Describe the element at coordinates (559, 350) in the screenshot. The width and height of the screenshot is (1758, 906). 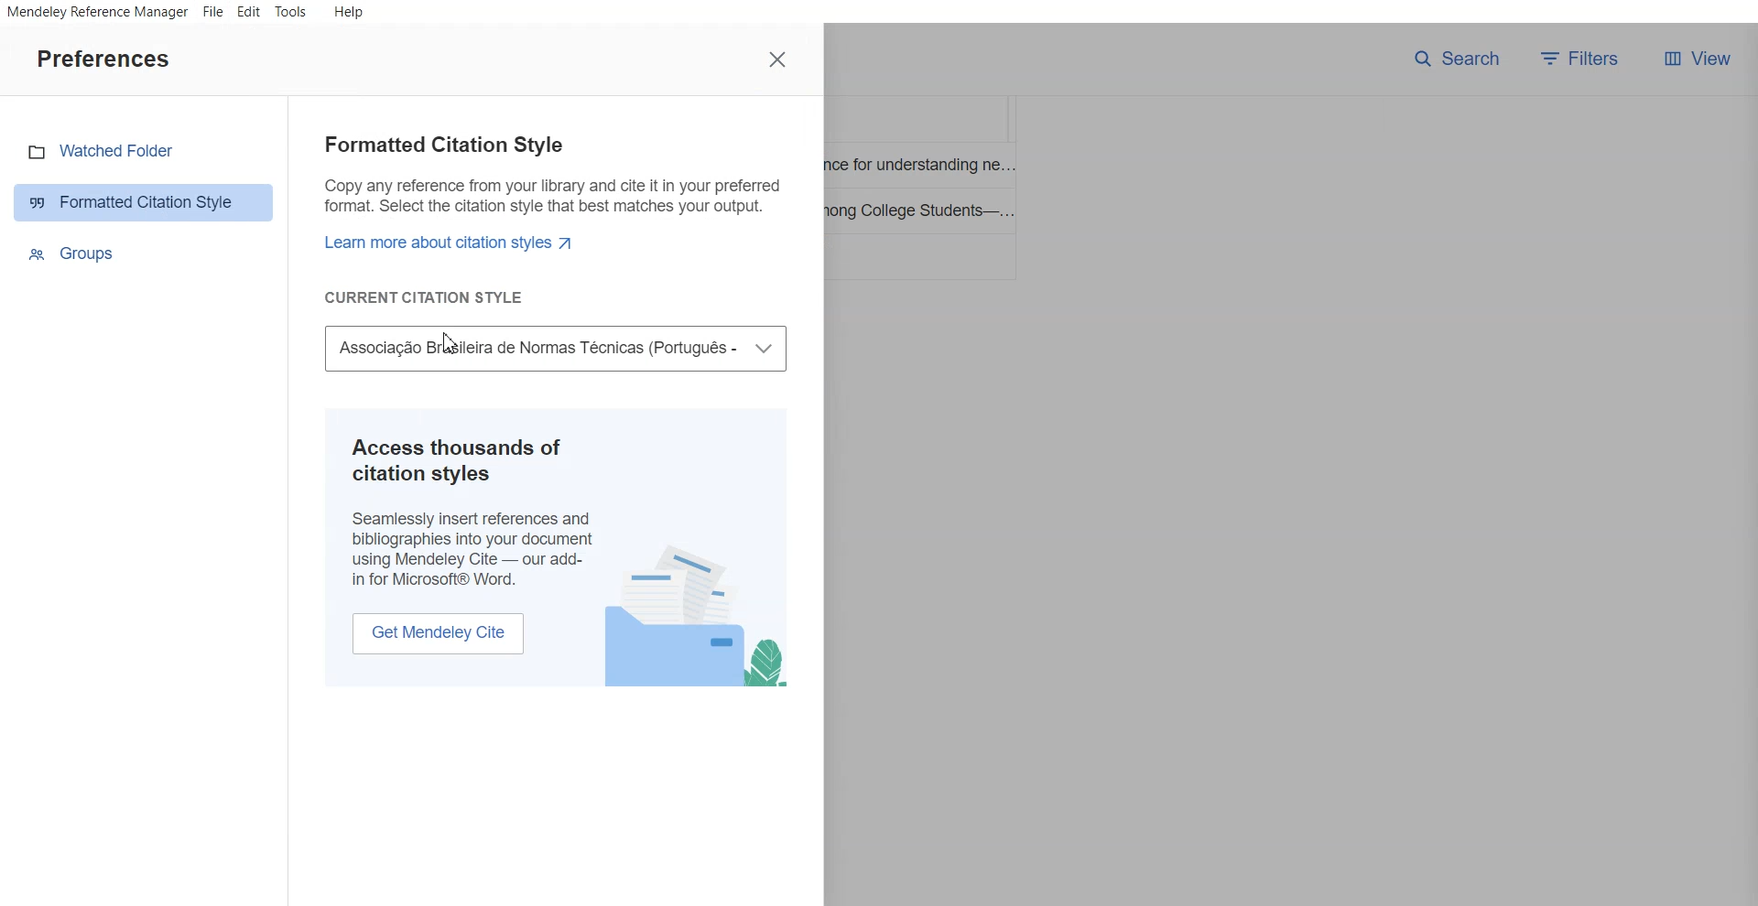
I see `Associate brazileria` at that location.